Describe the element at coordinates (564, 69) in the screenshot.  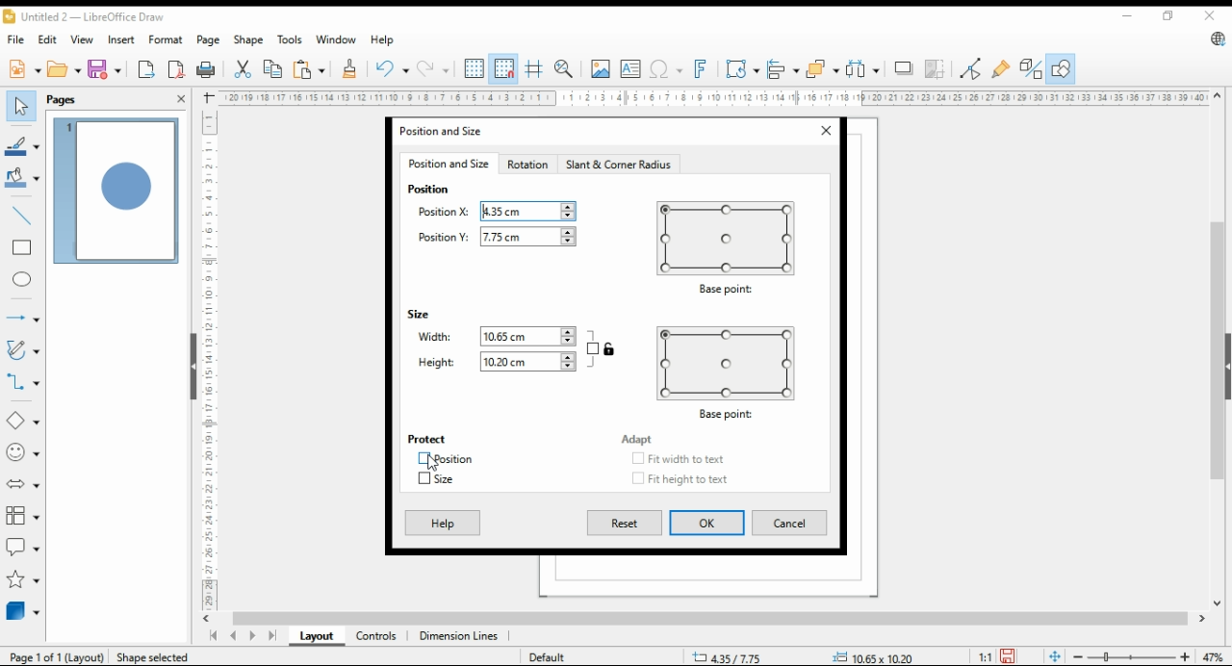
I see `zoom and pan` at that location.